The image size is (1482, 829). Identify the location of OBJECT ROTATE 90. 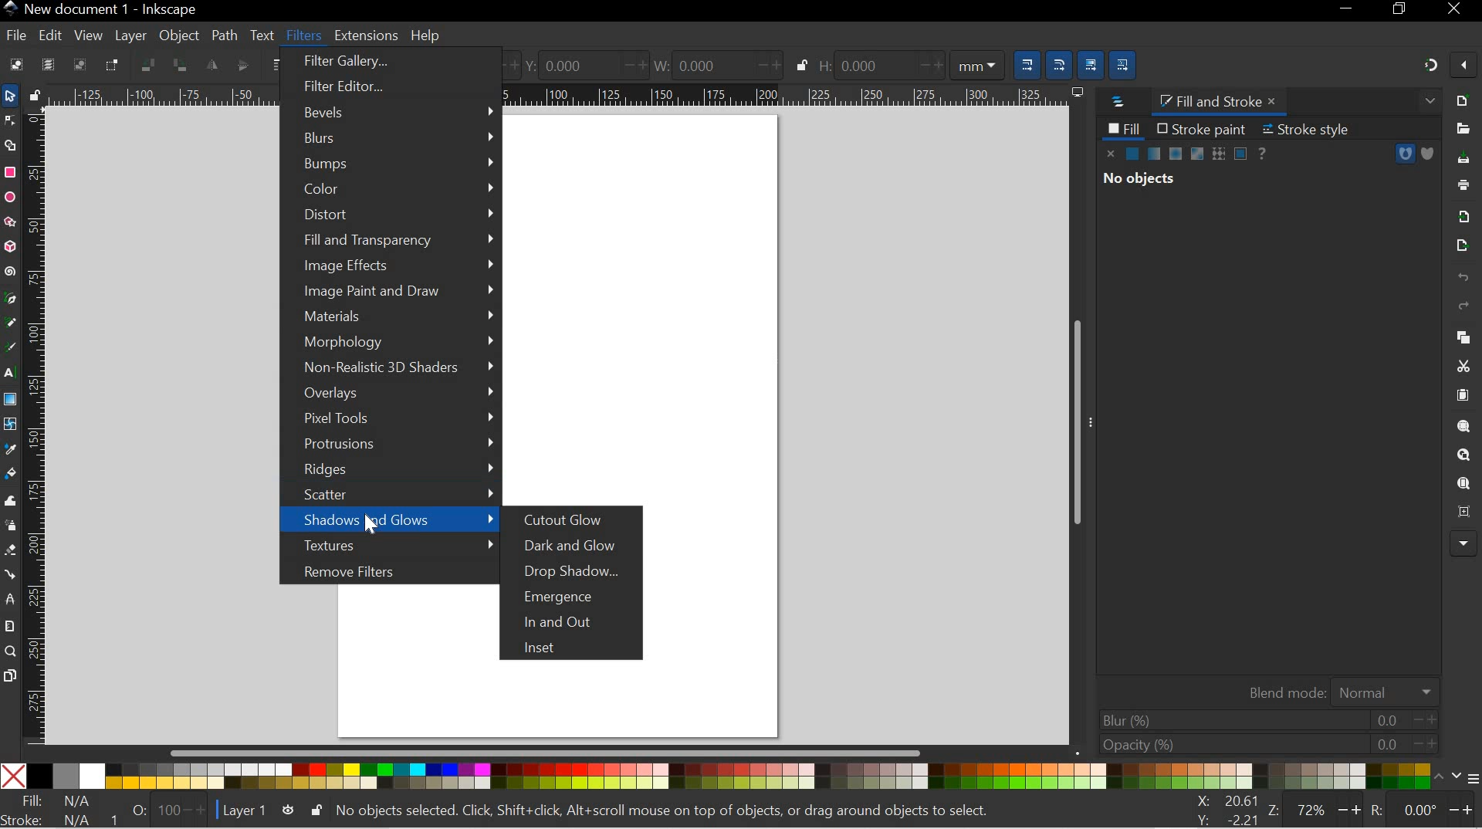
(180, 65).